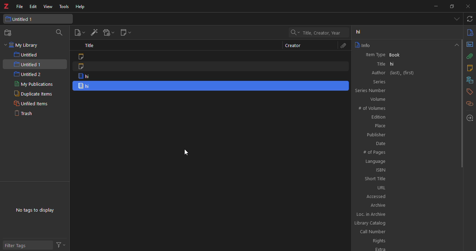 The image size is (476, 251). Describe the element at coordinates (79, 32) in the screenshot. I see `new item` at that location.